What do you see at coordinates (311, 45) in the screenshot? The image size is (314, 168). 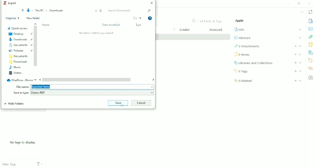 I see `Notes` at bounding box center [311, 45].